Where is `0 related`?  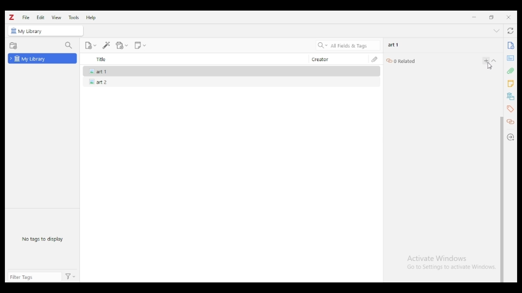 0 related is located at coordinates (401, 61).